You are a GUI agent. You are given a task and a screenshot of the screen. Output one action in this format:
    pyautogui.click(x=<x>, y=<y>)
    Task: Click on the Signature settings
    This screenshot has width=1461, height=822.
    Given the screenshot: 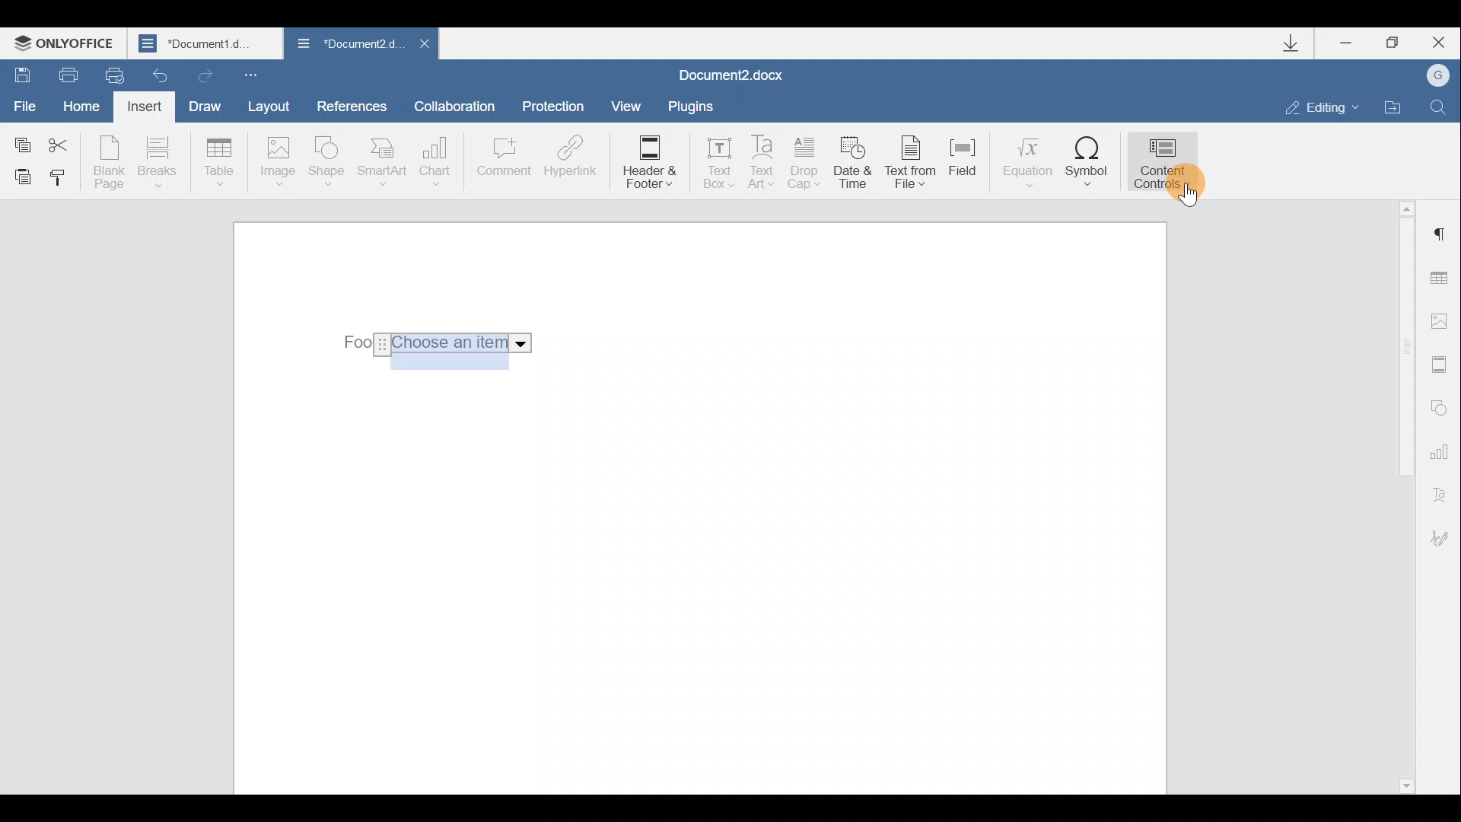 What is the action you would take?
    pyautogui.click(x=1446, y=538)
    